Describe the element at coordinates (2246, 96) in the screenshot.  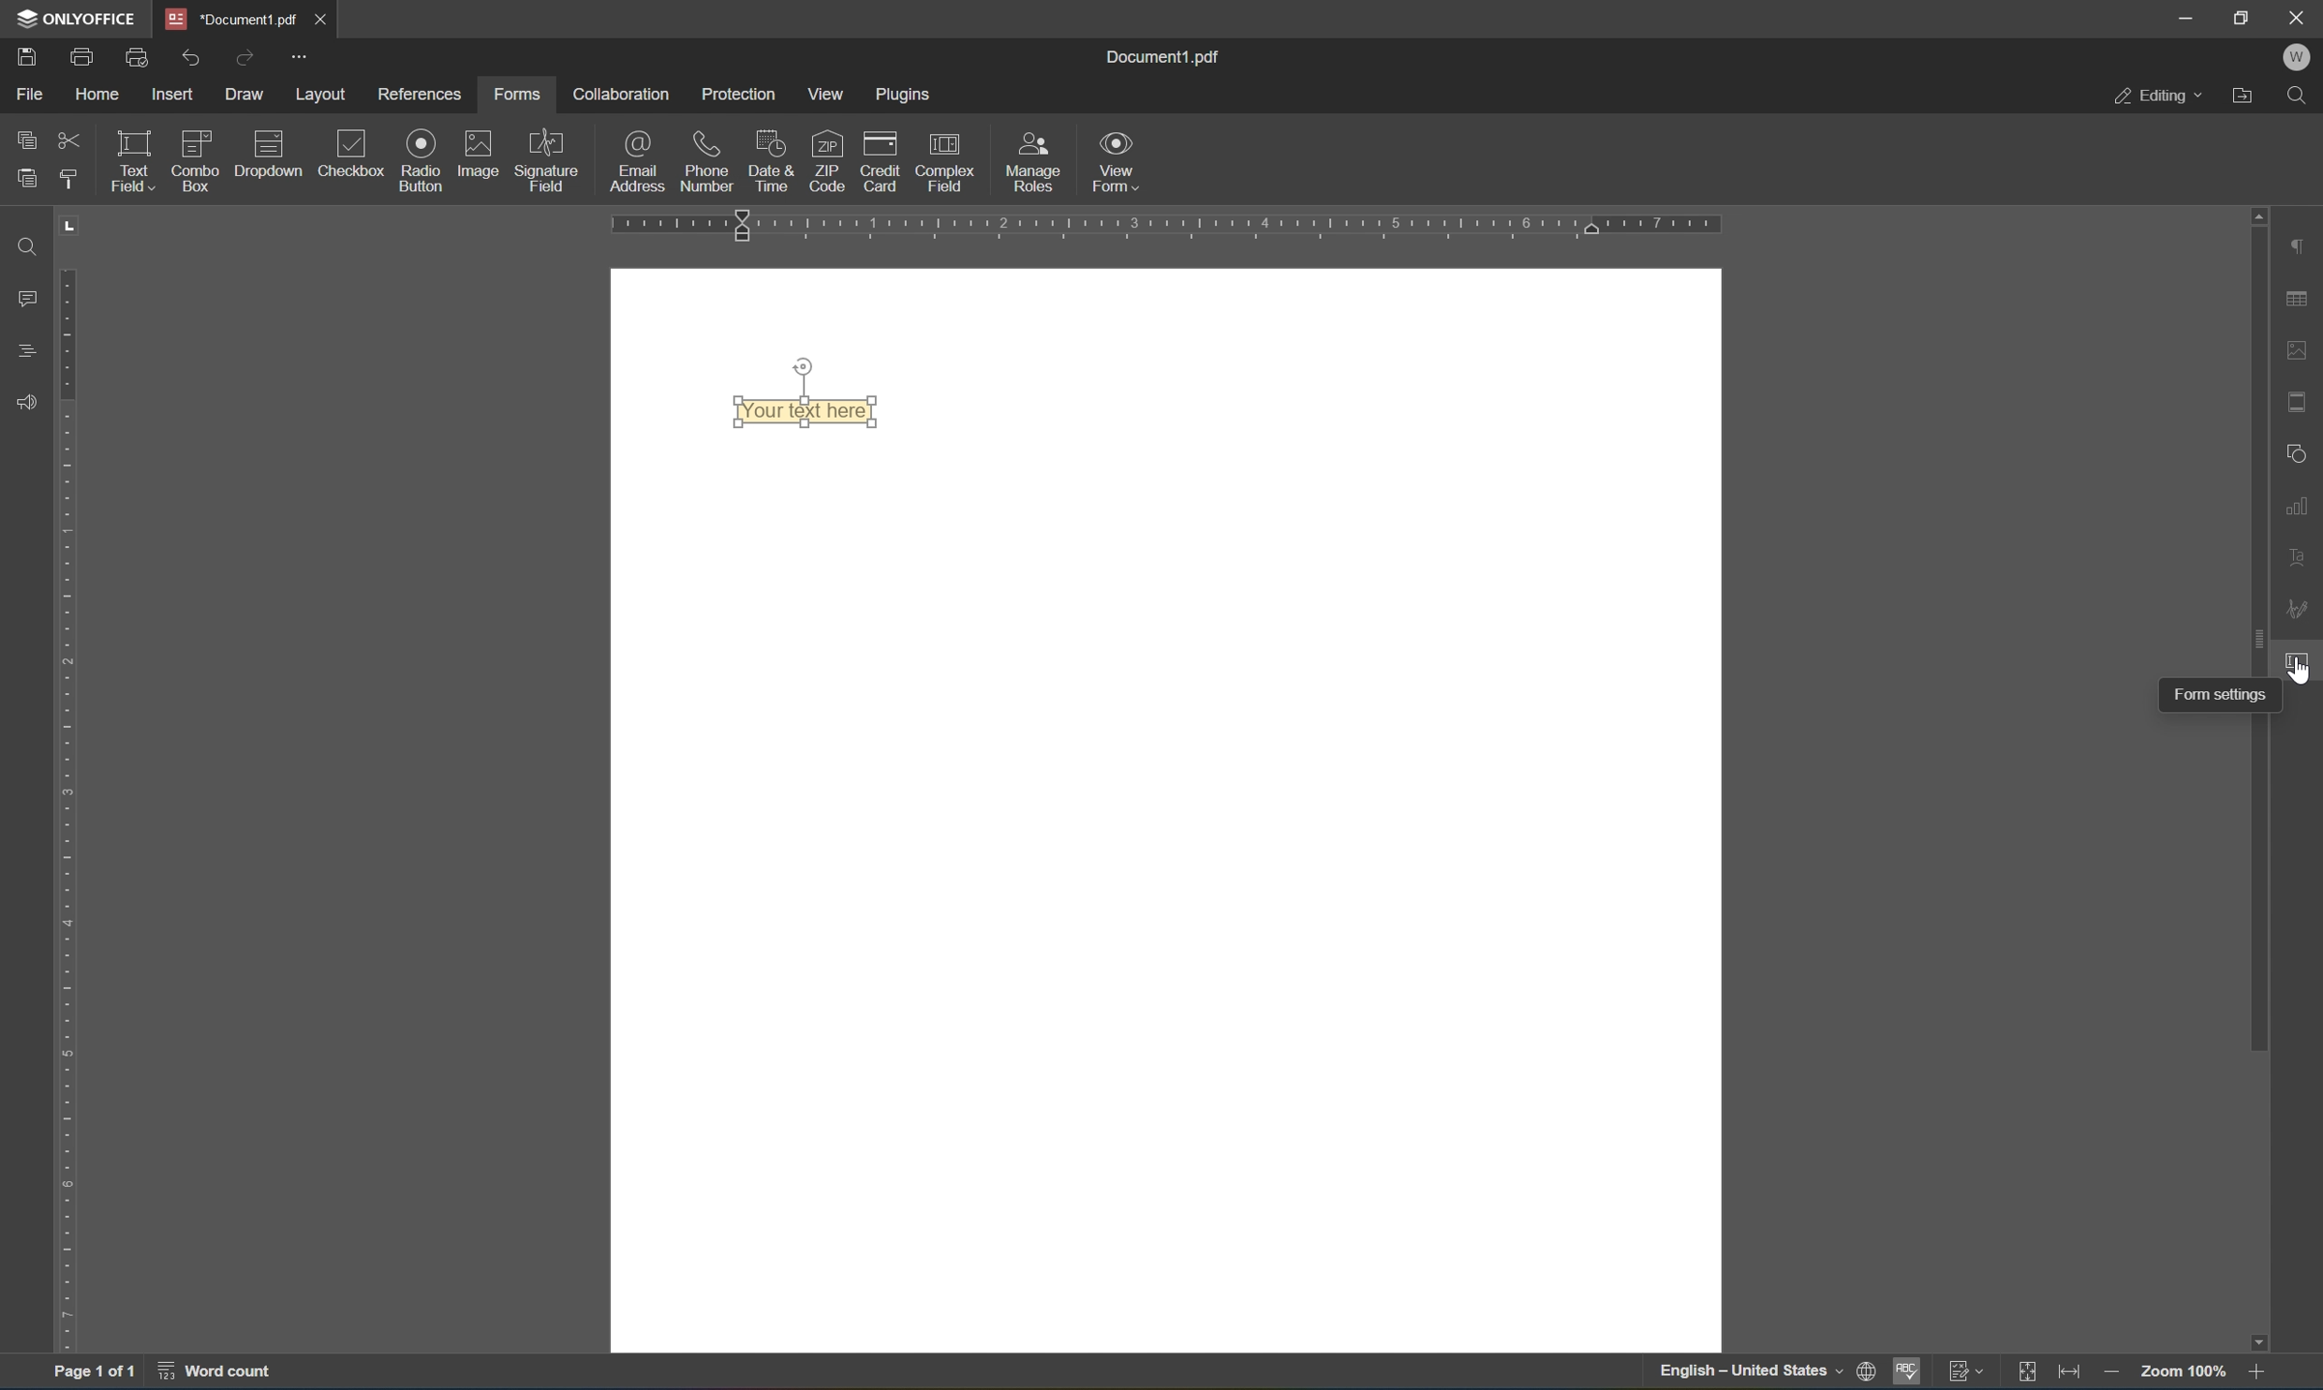
I see `open file location` at that location.